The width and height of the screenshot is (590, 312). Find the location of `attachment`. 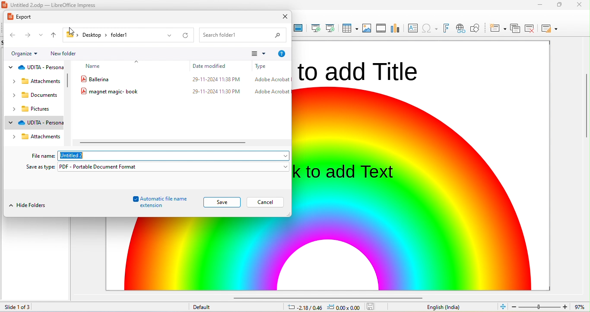

attachment is located at coordinates (41, 81).